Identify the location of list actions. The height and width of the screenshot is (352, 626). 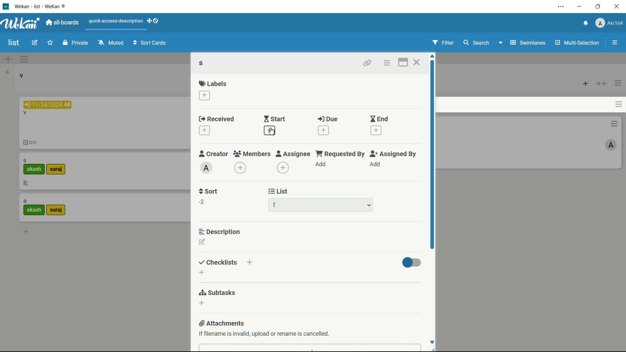
(618, 84).